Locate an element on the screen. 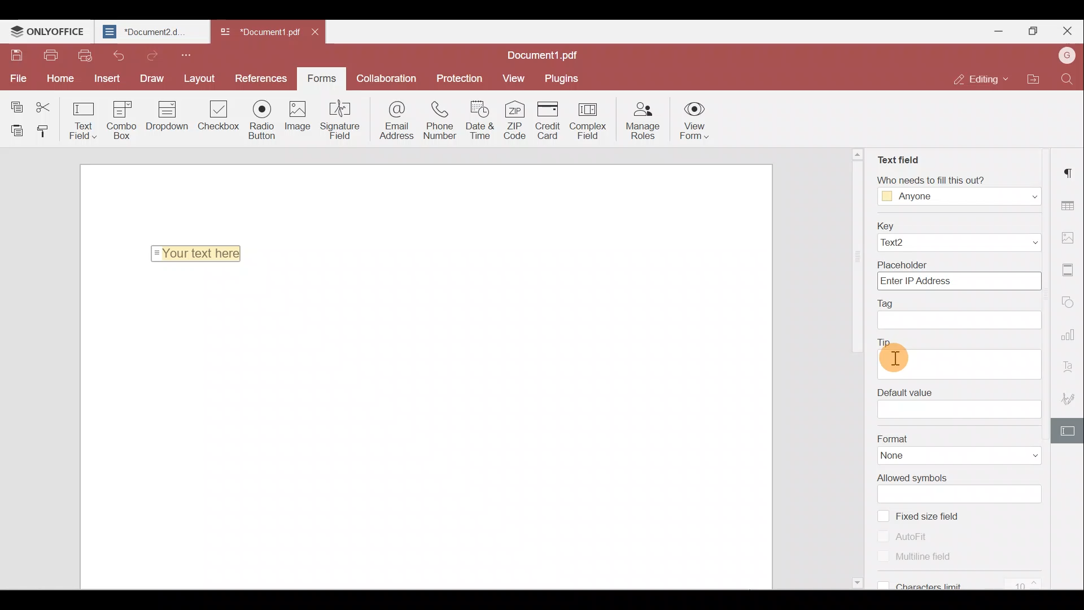 This screenshot has height=610, width=1084. Enter IP Address is located at coordinates (959, 282).